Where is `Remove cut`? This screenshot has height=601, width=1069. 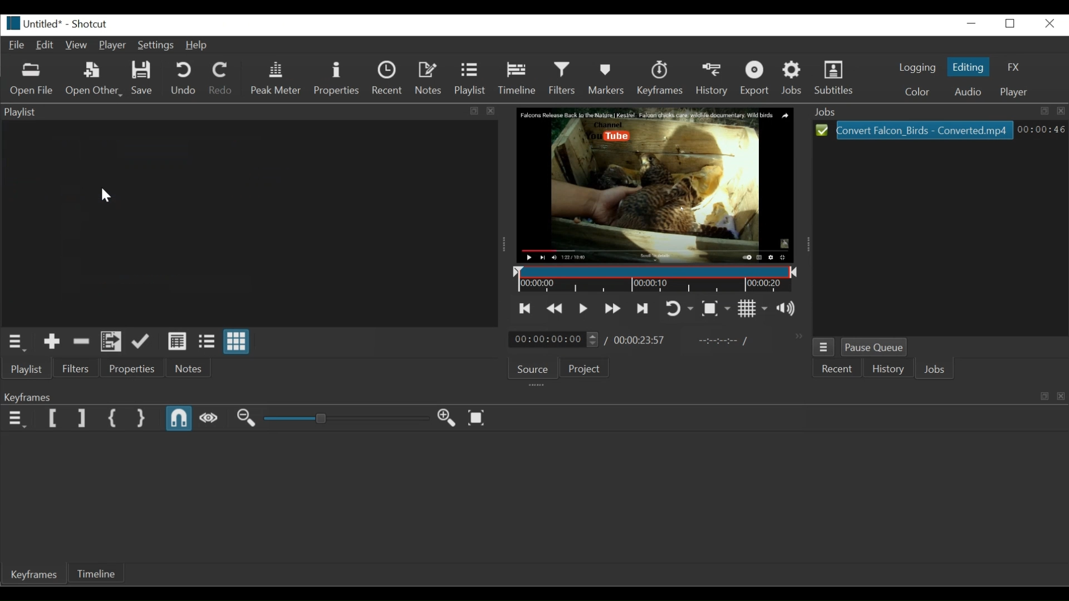
Remove cut is located at coordinates (82, 342).